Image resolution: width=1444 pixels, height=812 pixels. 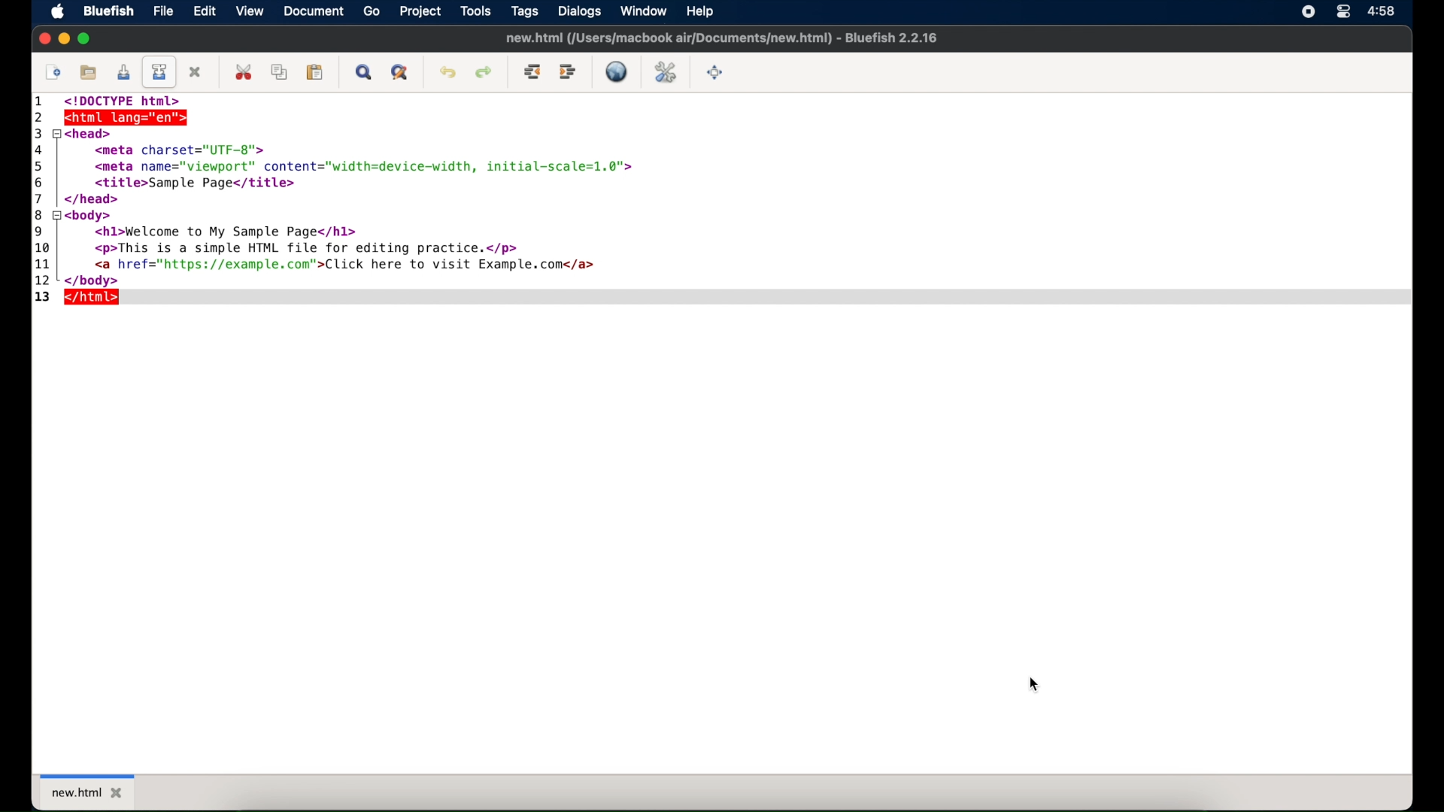 I want to click on tags, so click(x=526, y=12).